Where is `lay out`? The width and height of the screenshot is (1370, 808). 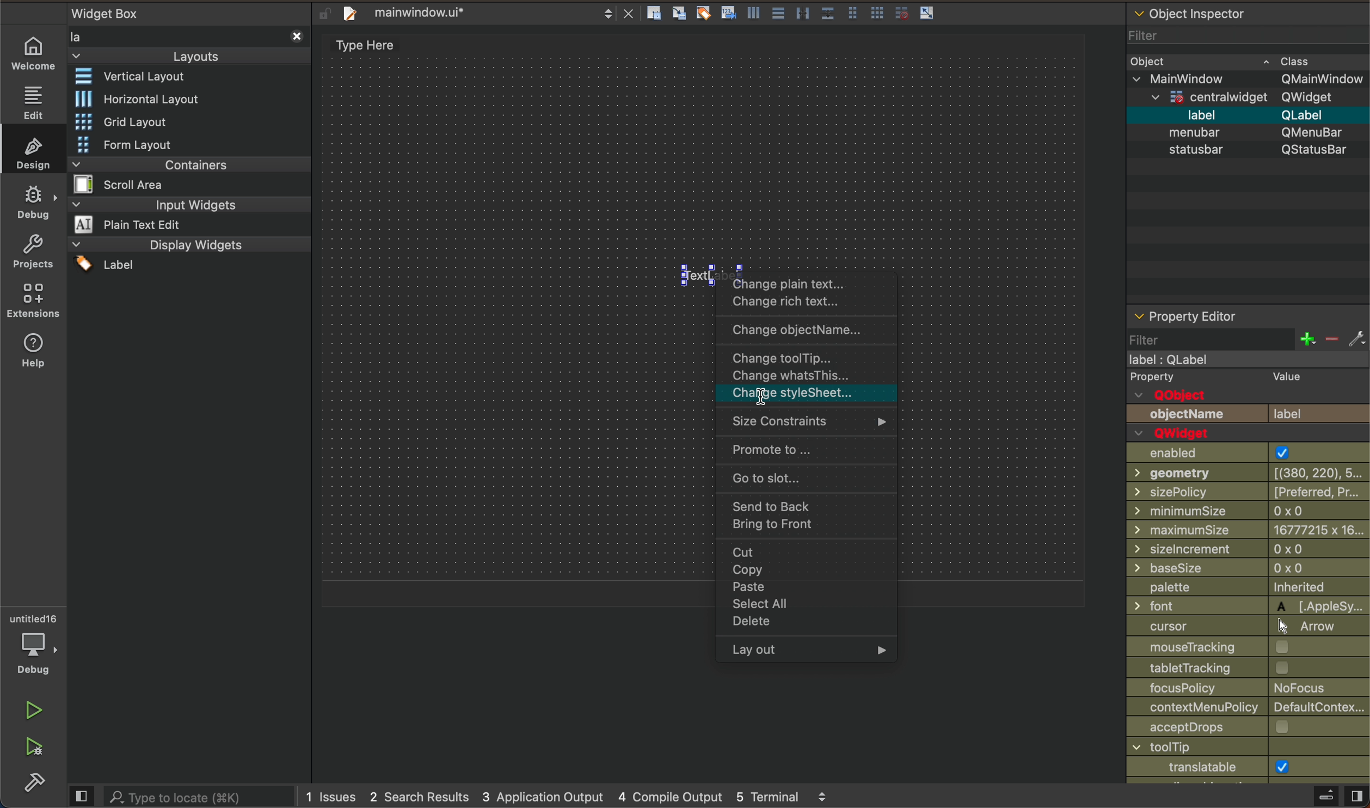
lay out is located at coordinates (809, 651).